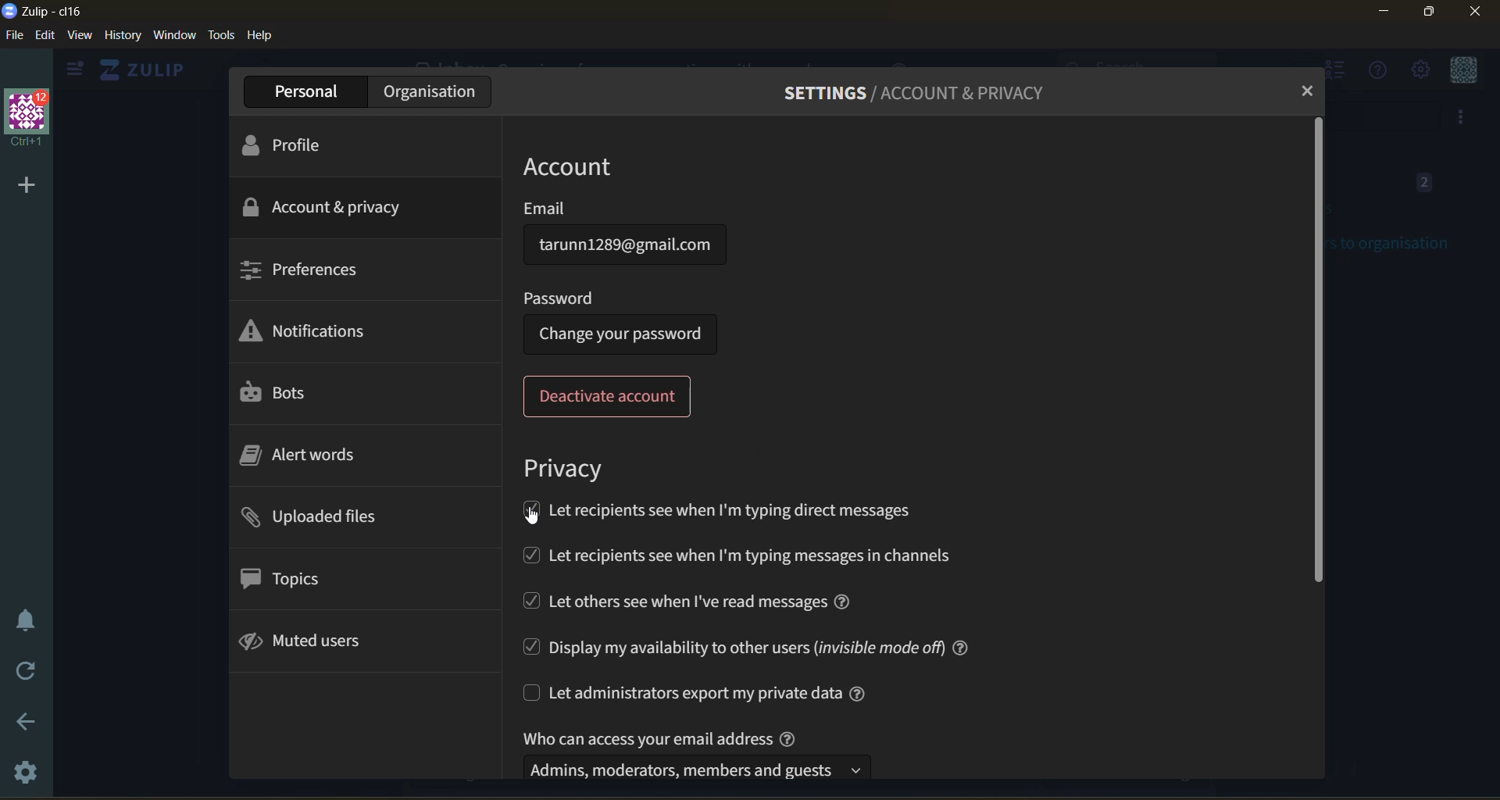 This screenshot has width=1500, height=800. What do you see at coordinates (29, 773) in the screenshot?
I see `settings` at bounding box center [29, 773].